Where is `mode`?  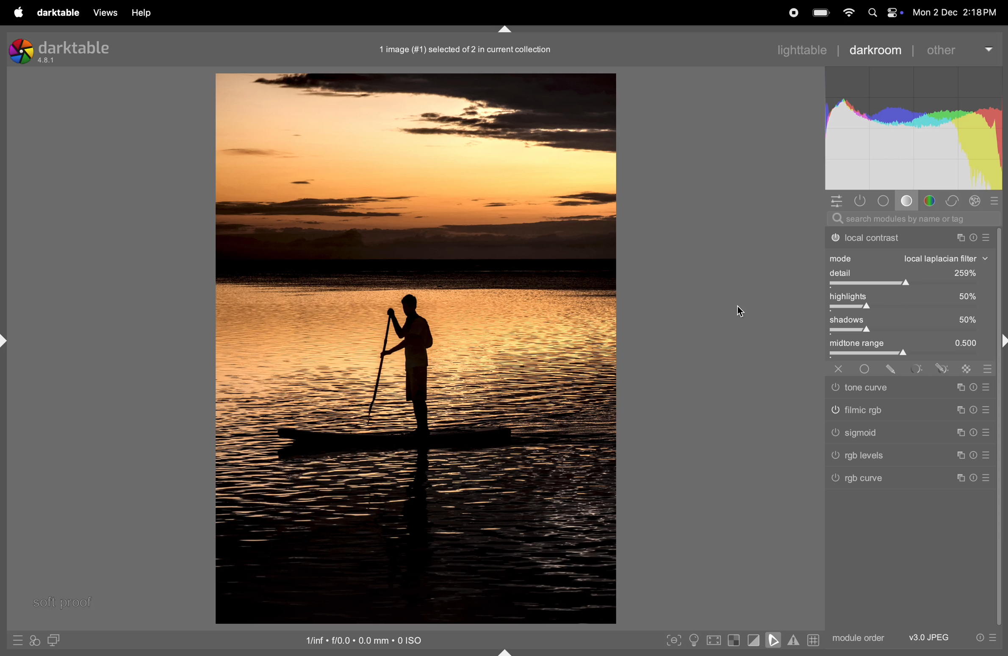
mode is located at coordinates (910, 258).